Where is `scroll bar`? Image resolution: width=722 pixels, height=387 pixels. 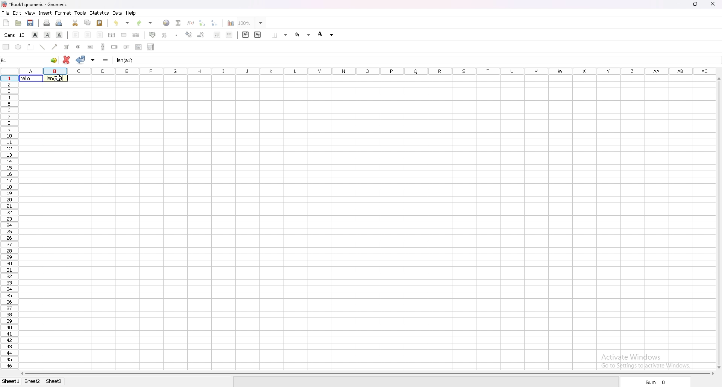 scroll bar is located at coordinates (718, 224).